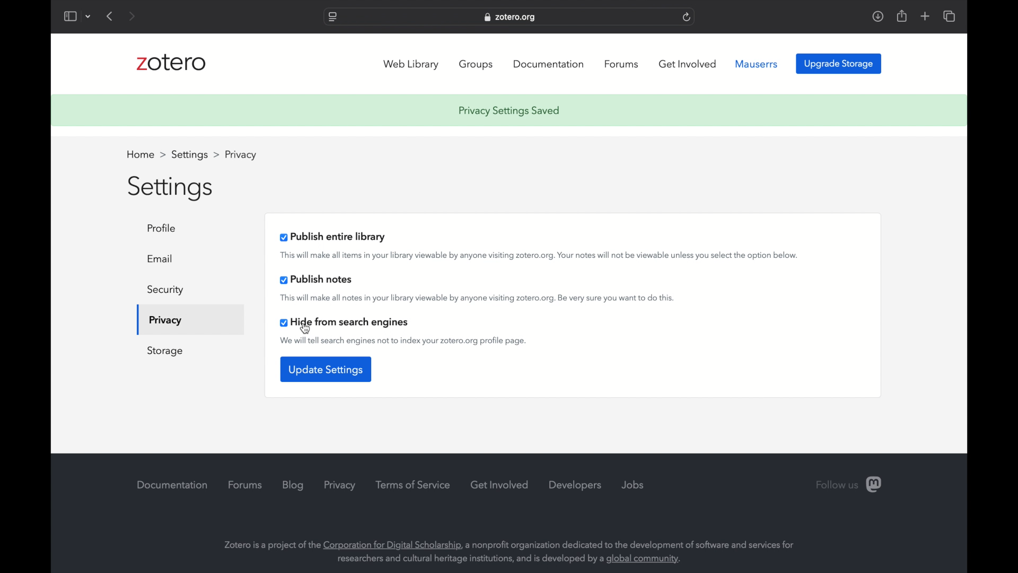 The width and height of the screenshot is (1018, 573). Describe the element at coordinates (550, 64) in the screenshot. I see `documentation` at that location.